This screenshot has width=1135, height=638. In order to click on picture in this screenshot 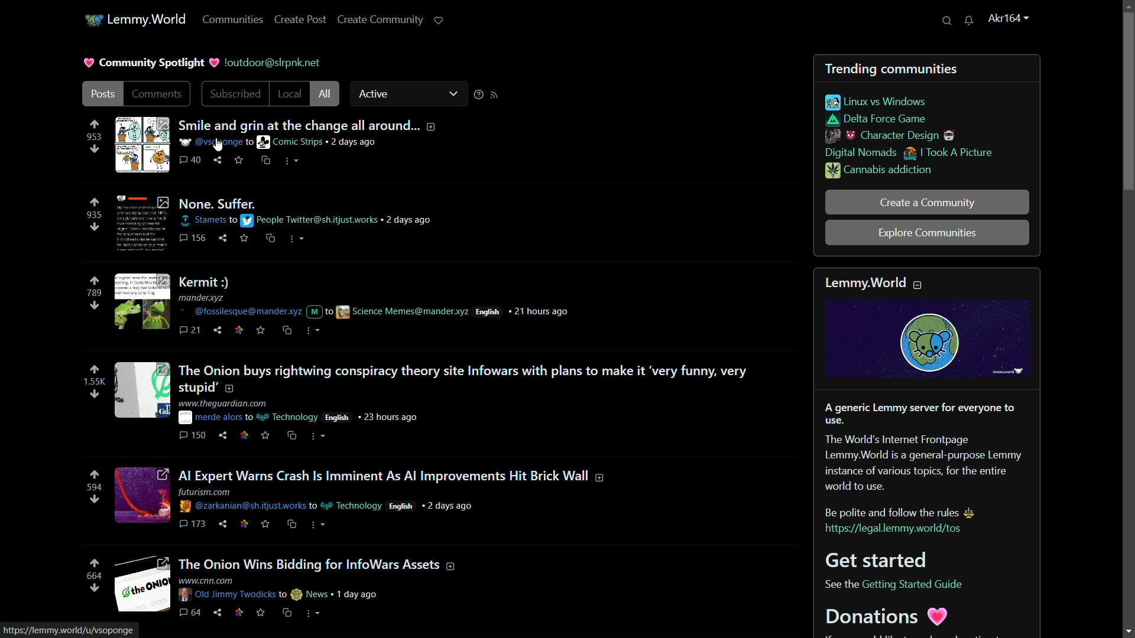, I will do `click(89, 64)`.